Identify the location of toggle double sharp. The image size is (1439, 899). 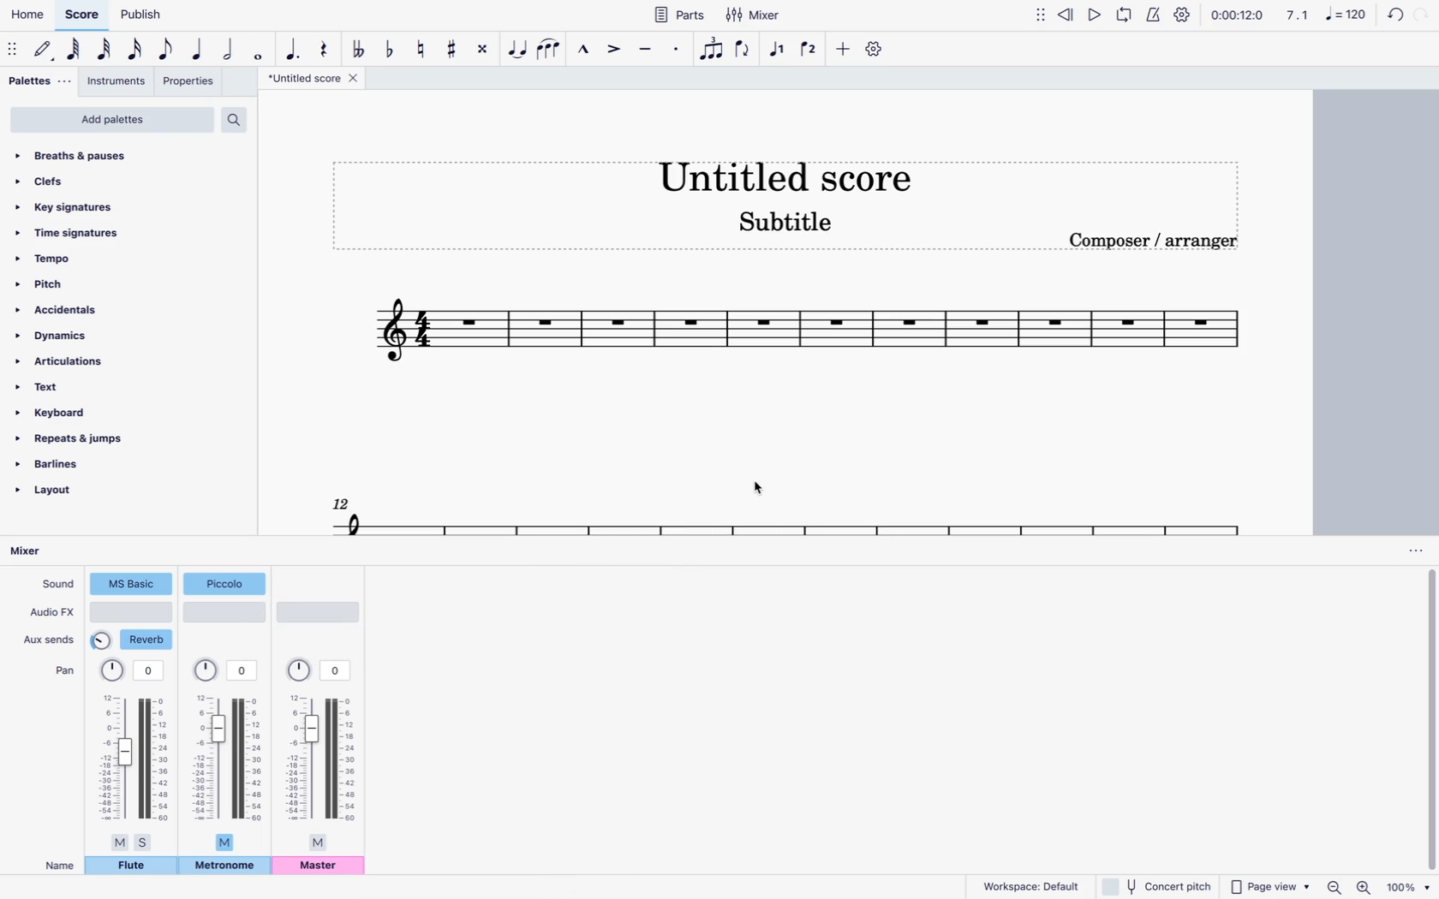
(483, 51).